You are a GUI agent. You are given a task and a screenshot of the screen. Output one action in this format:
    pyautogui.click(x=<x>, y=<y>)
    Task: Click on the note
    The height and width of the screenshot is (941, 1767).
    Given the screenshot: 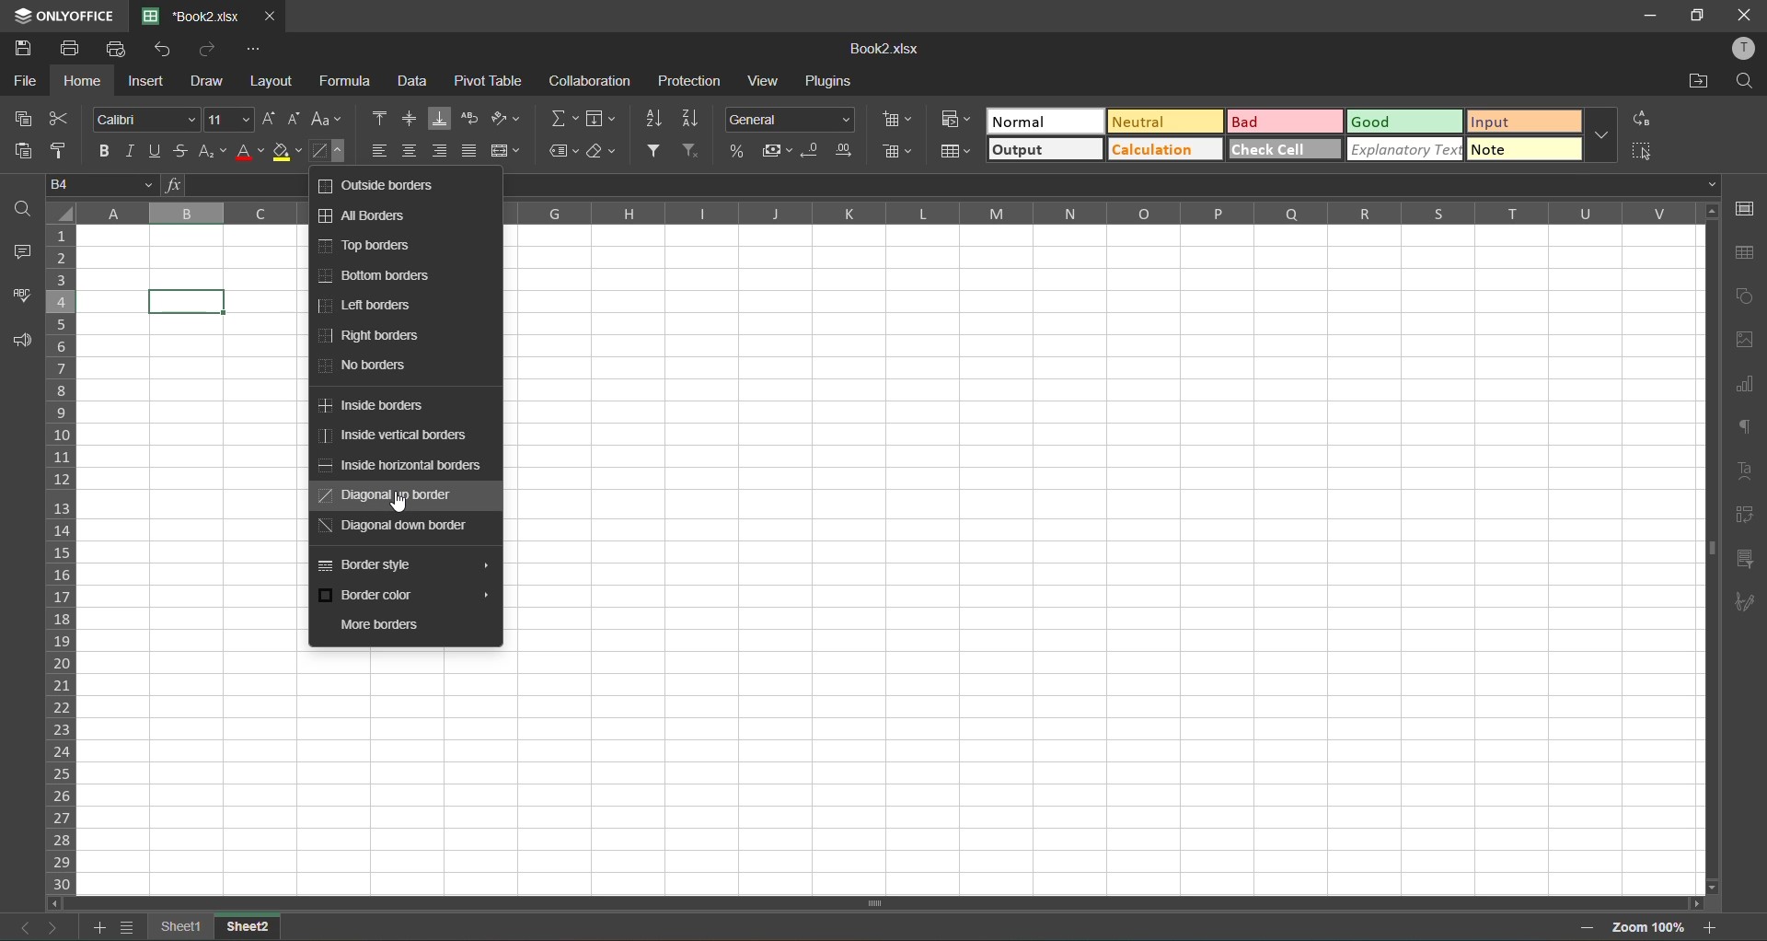 What is the action you would take?
    pyautogui.click(x=1520, y=152)
    